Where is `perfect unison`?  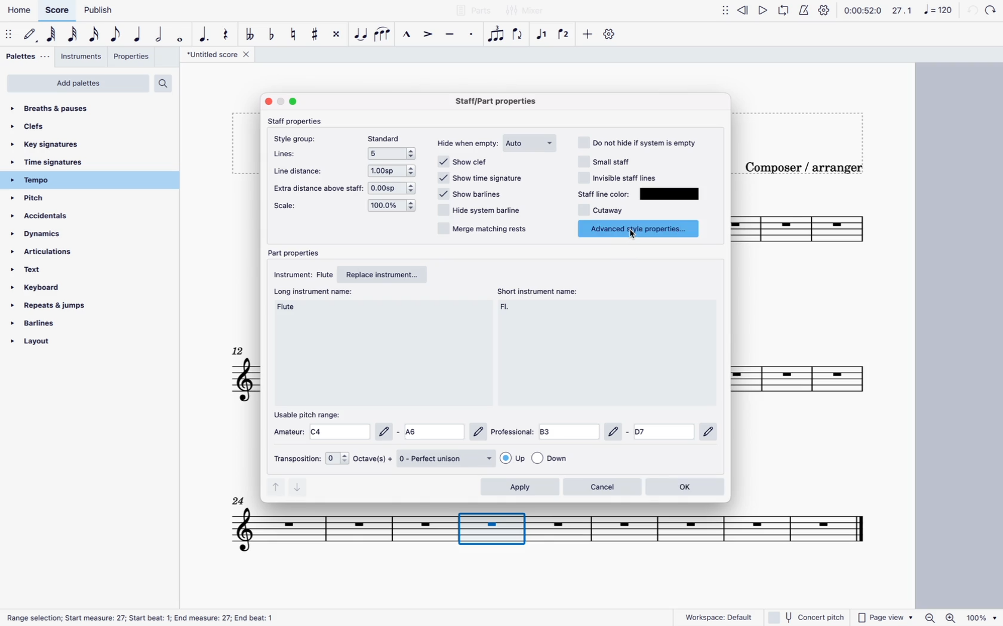
perfect unison is located at coordinates (447, 458).